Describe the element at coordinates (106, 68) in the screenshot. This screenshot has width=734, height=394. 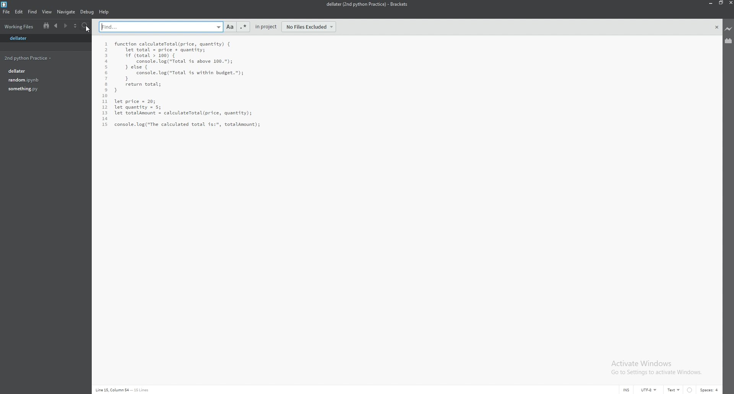
I see `5` at that location.